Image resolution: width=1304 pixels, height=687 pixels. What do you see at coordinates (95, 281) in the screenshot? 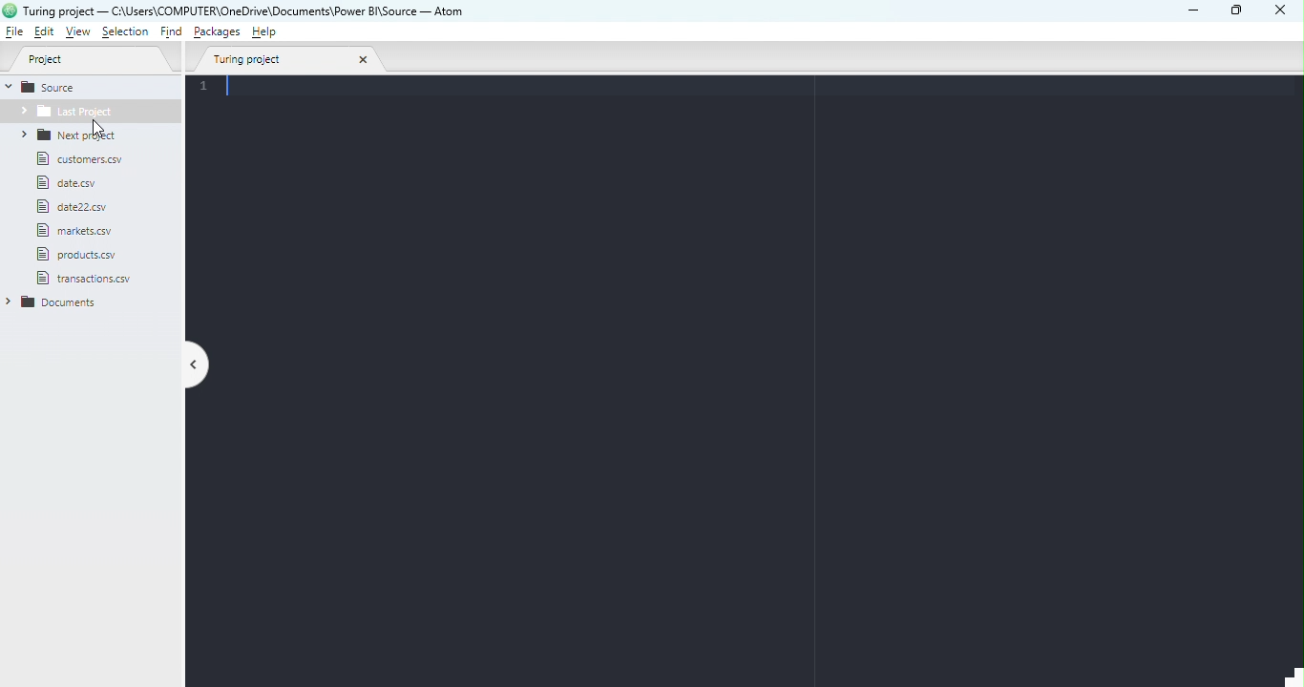
I see `file` at bounding box center [95, 281].